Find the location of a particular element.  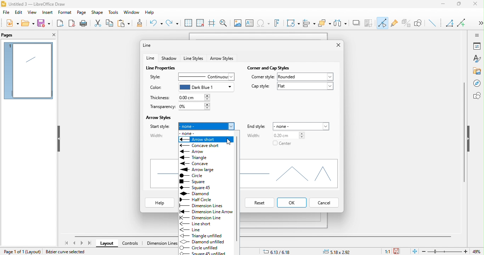

line is located at coordinates (195, 229).